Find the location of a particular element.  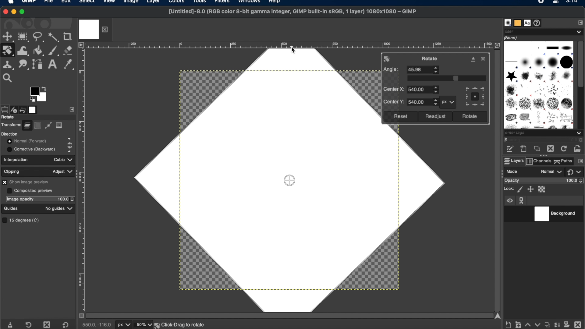

delete this layer is located at coordinates (578, 323).